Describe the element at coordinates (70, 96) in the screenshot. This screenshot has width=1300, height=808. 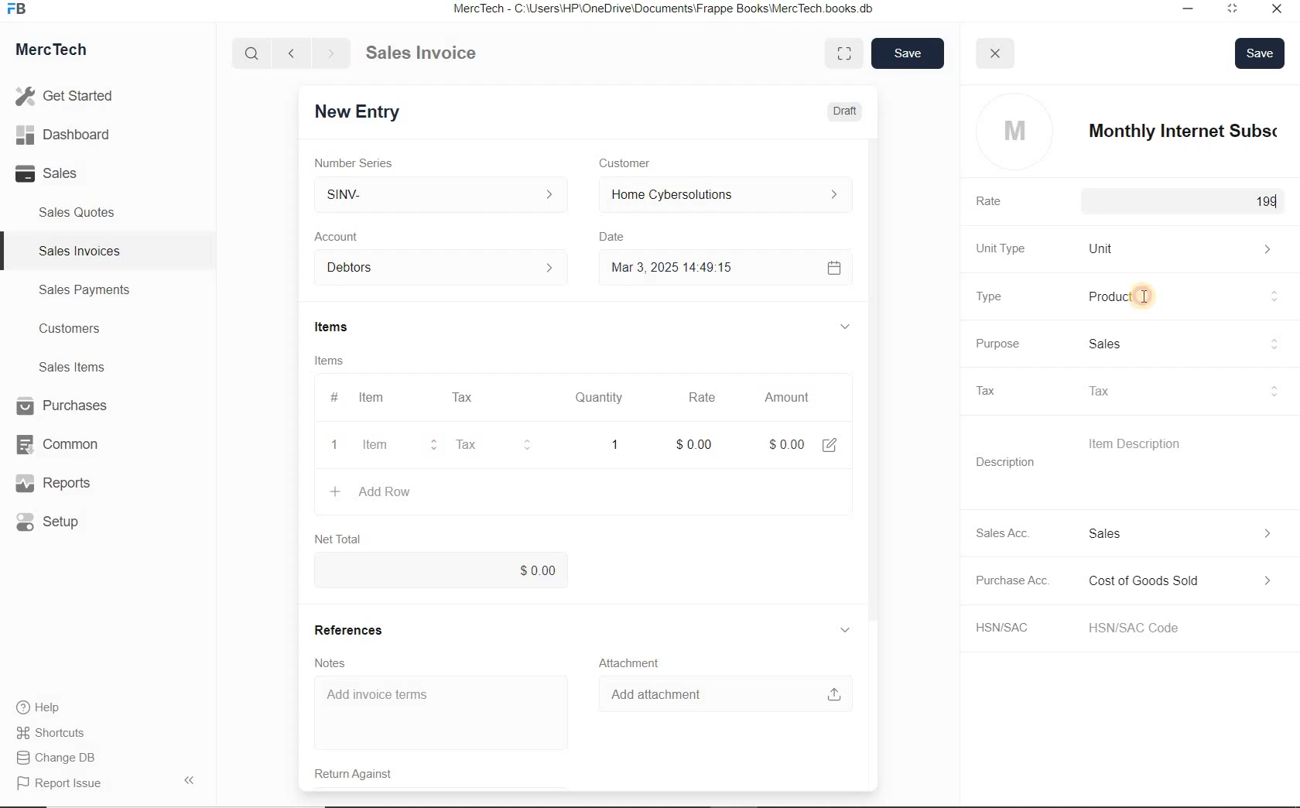
I see `Get Started` at that location.